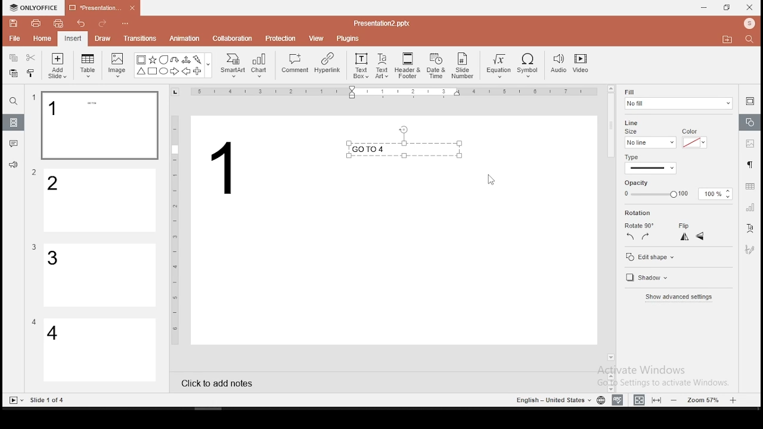 The width and height of the screenshot is (763, 429). I want to click on , so click(209, 66).